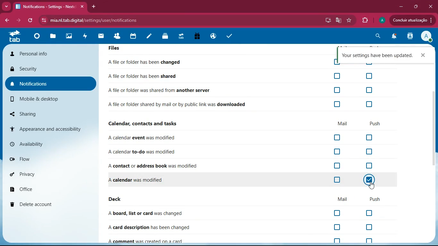  Describe the element at coordinates (215, 36) in the screenshot. I see `public` at that location.